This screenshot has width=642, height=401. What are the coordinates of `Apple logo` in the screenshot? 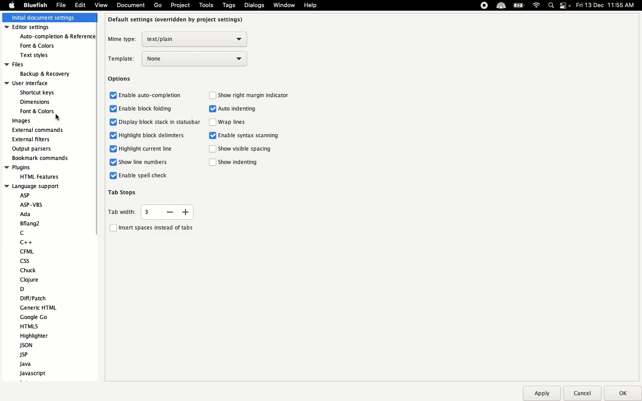 It's located at (12, 5).